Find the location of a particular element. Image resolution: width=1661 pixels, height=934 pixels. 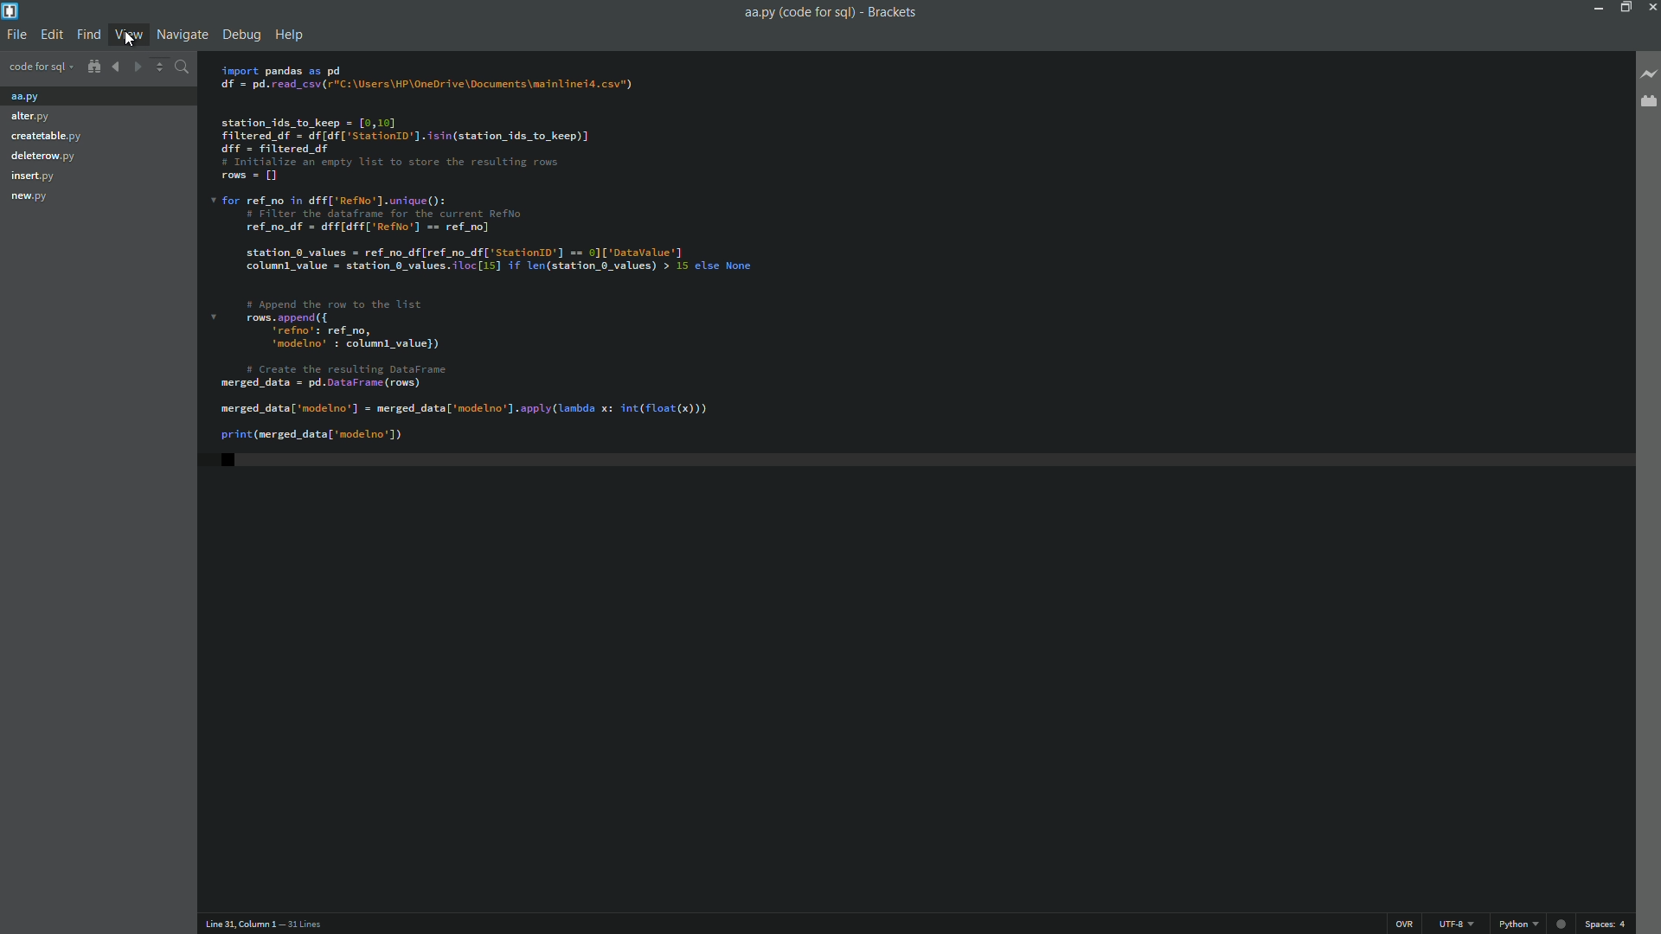

app icon is located at coordinates (11, 12).